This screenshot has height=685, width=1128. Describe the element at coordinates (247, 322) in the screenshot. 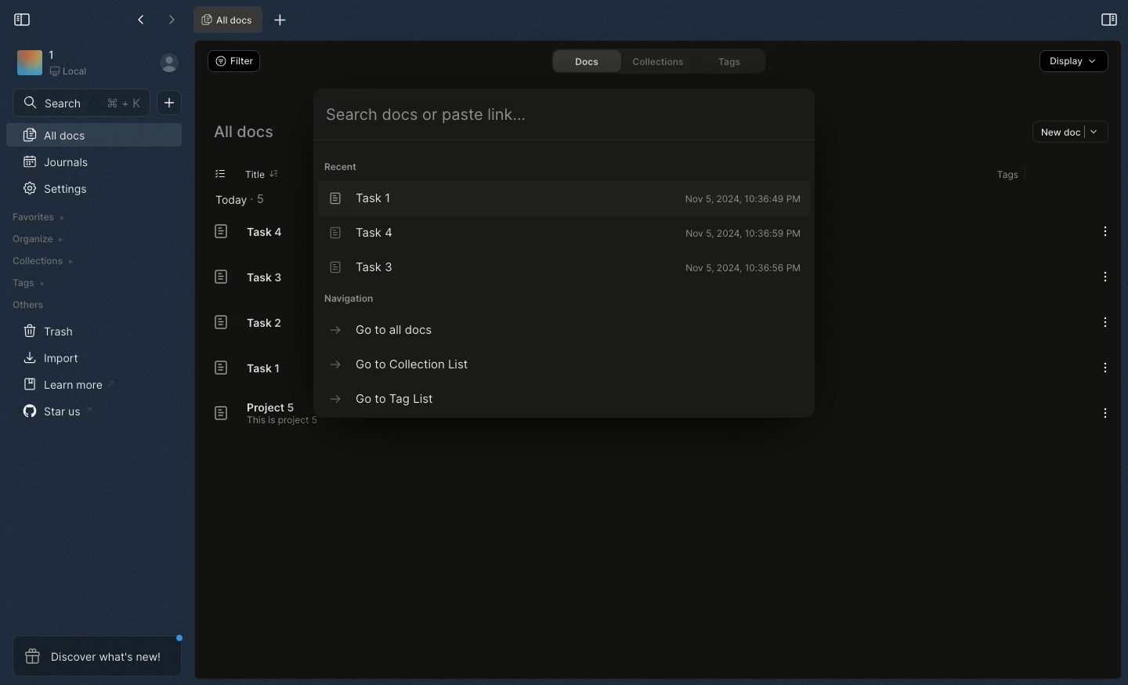

I see `Task 2` at that location.